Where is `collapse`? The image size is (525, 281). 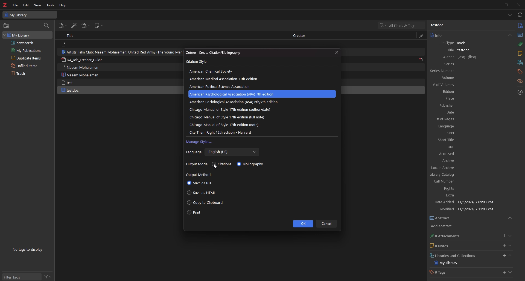
collapse is located at coordinates (510, 256).